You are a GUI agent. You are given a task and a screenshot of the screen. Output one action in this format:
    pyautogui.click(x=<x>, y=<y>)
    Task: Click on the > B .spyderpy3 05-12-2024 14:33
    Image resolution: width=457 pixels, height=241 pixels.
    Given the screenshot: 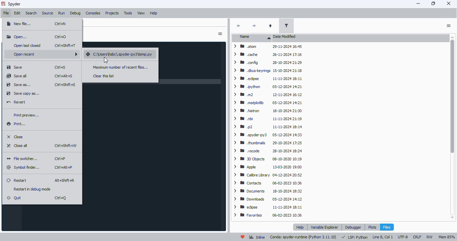 What is the action you would take?
    pyautogui.click(x=267, y=134)
    